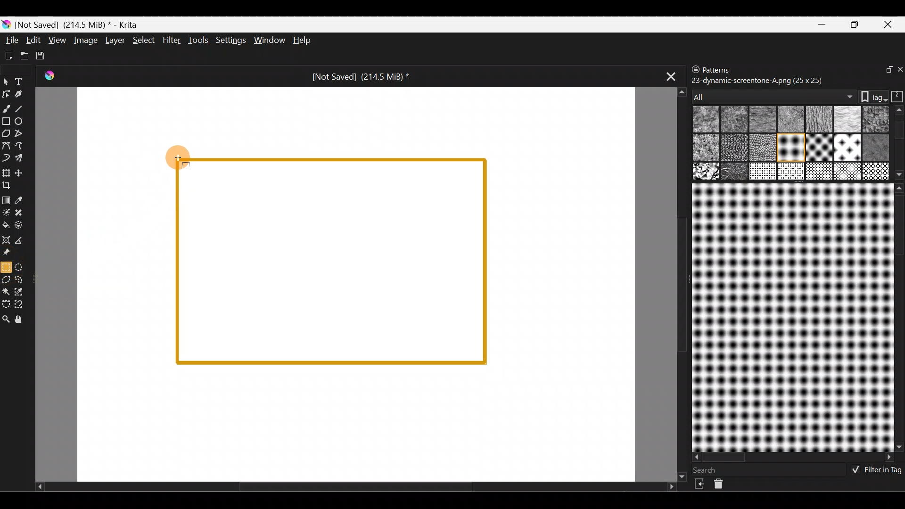 This screenshot has height=509, width=905. I want to click on Draw a gradient, so click(8, 198).